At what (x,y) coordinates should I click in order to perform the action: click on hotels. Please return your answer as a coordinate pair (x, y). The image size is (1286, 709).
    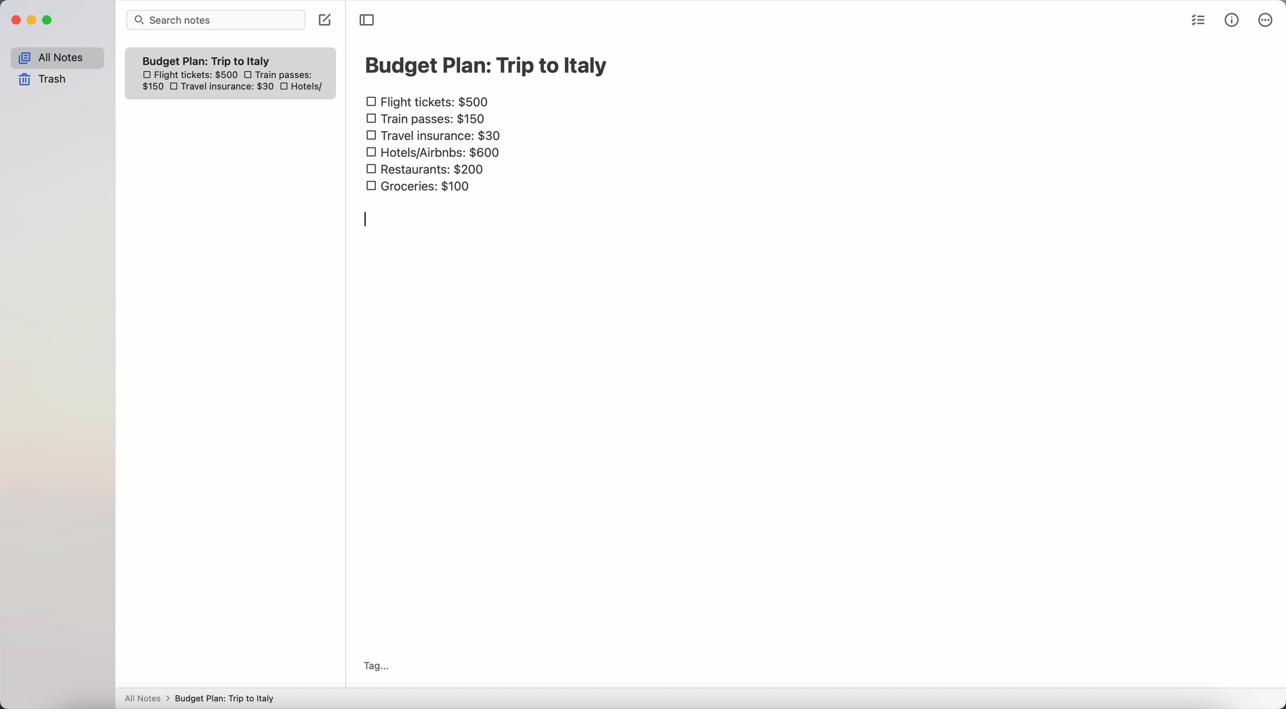
    Looking at the image, I should click on (312, 87).